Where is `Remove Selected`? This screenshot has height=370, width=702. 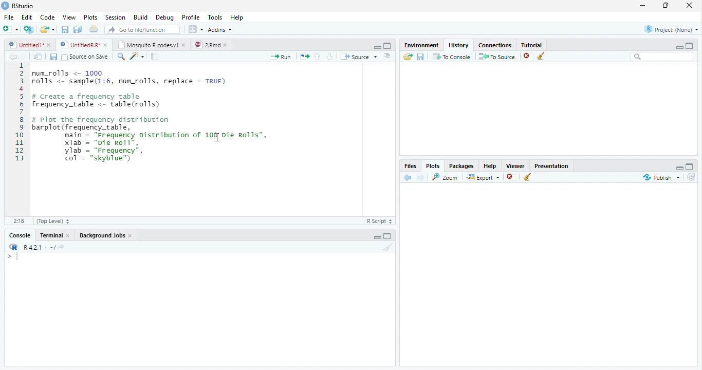
Remove Selected is located at coordinates (511, 178).